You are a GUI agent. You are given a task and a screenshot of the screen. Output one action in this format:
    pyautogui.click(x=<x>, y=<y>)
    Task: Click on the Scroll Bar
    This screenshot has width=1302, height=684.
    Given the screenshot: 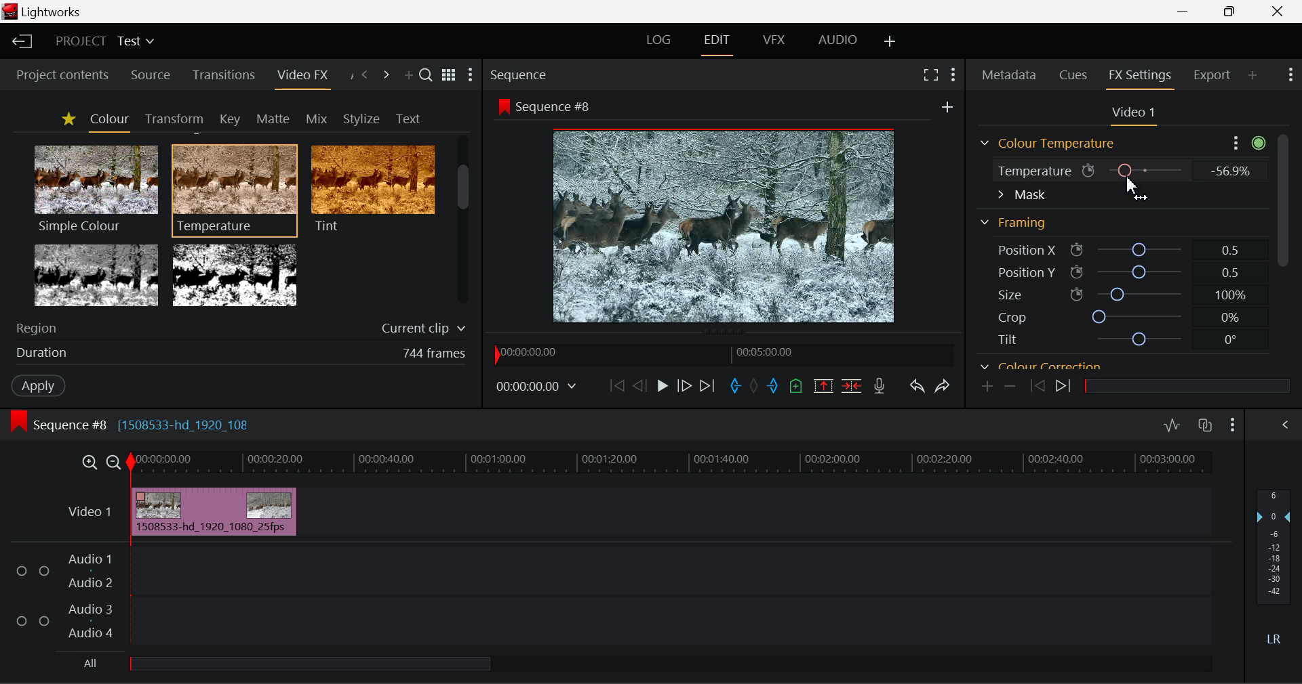 What is the action you would take?
    pyautogui.click(x=1284, y=236)
    